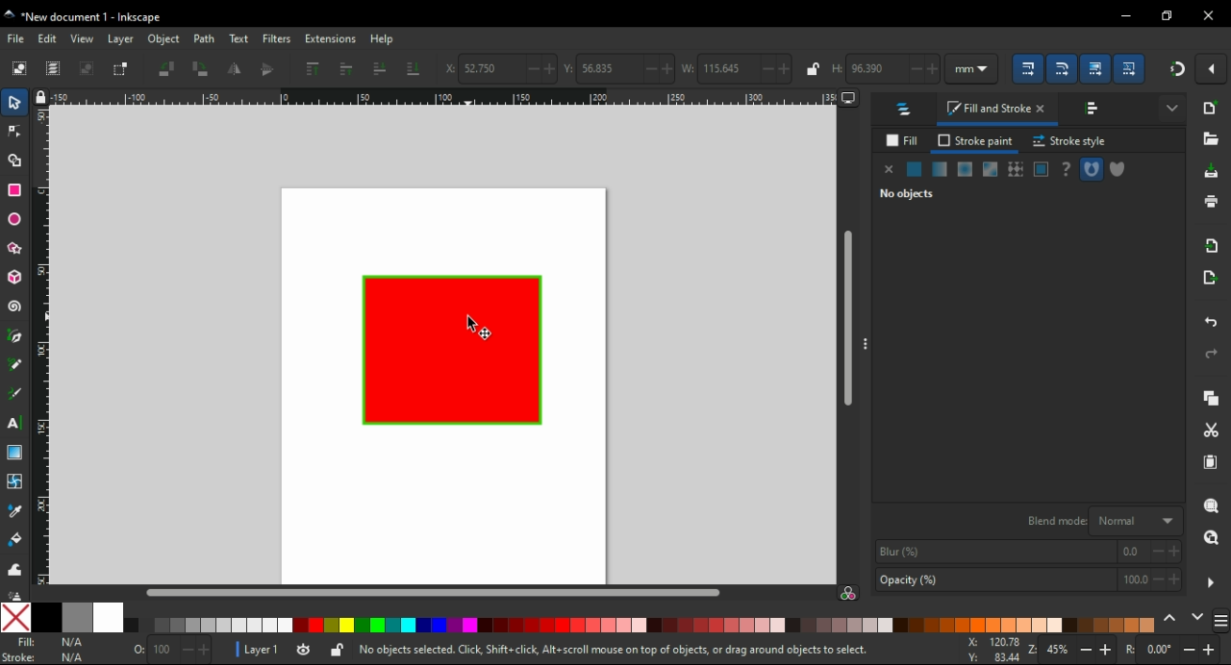  What do you see at coordinates (1042, 170) in the screenshot?
I see `swatch` at bounding box center [1042, 170].